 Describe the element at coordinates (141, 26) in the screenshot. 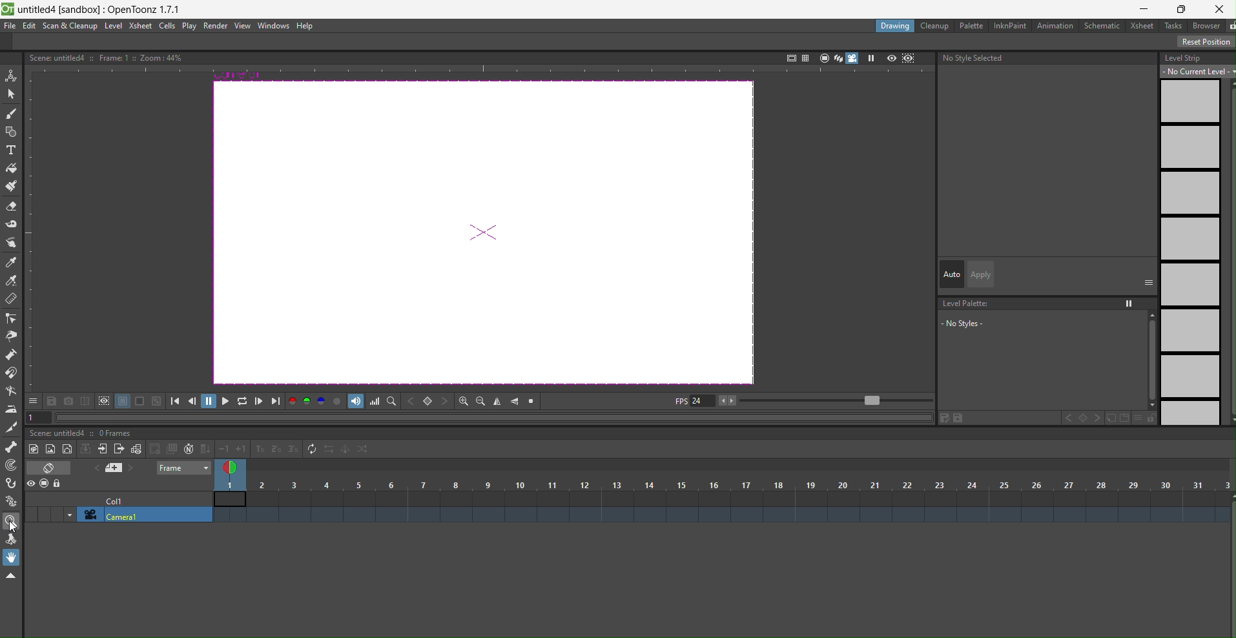

I see `xsheet` at that location.